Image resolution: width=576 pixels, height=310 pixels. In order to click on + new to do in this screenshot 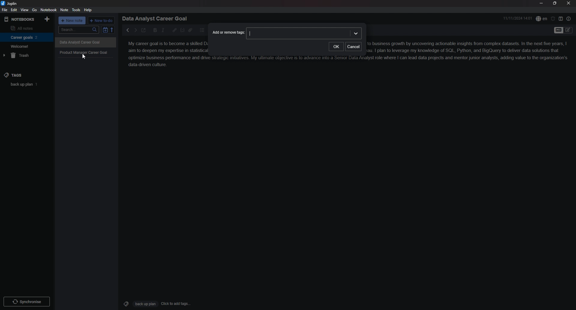, I will do `click(101, 20)`.